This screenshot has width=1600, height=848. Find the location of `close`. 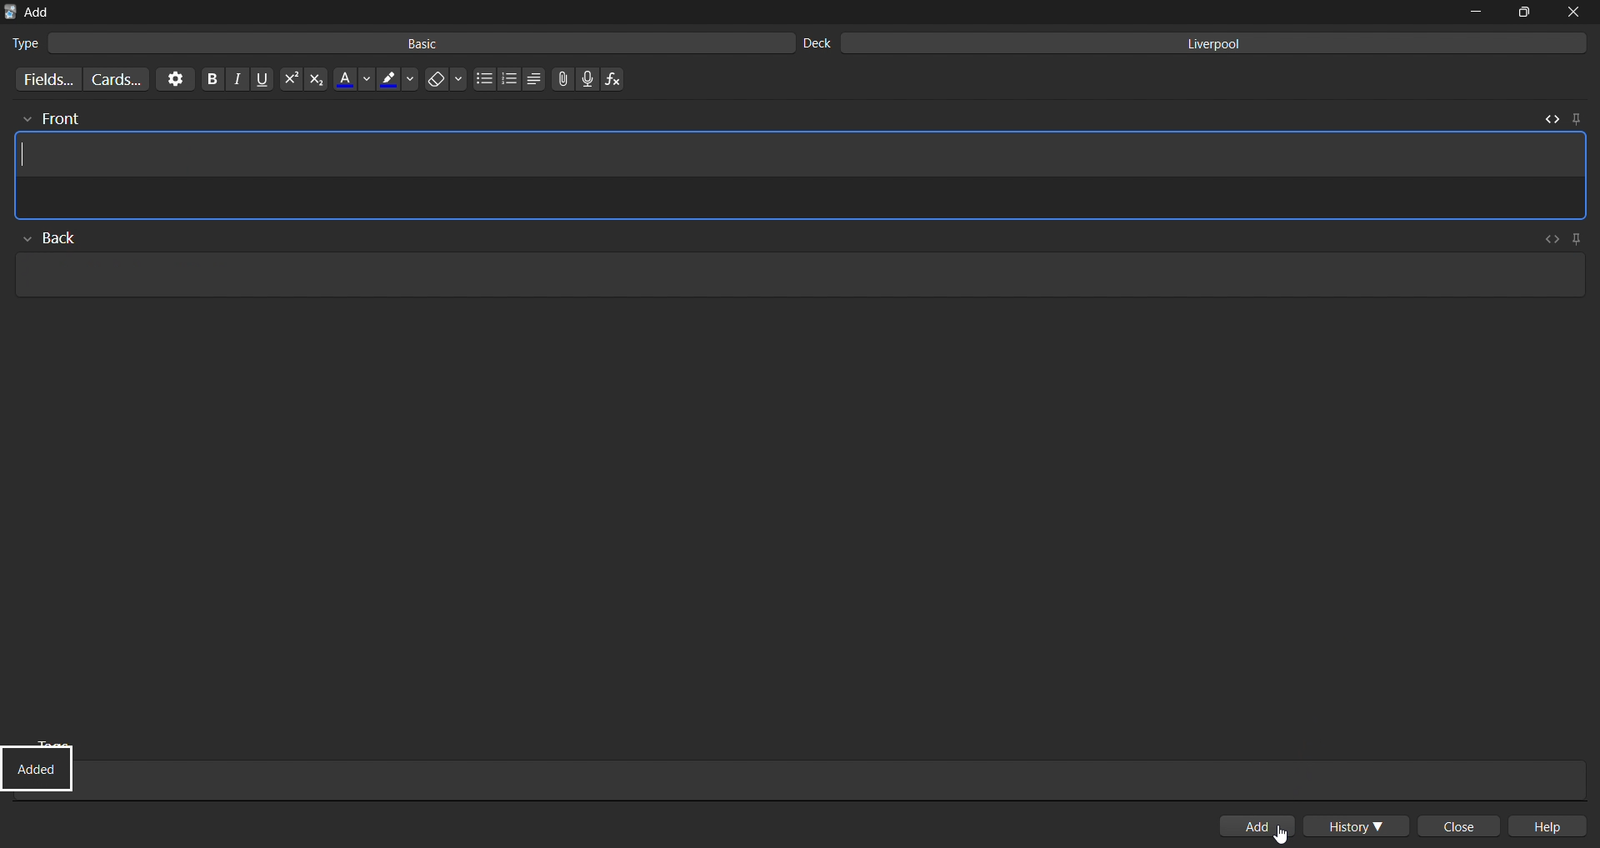

close is located at coordinates (1463, 827).